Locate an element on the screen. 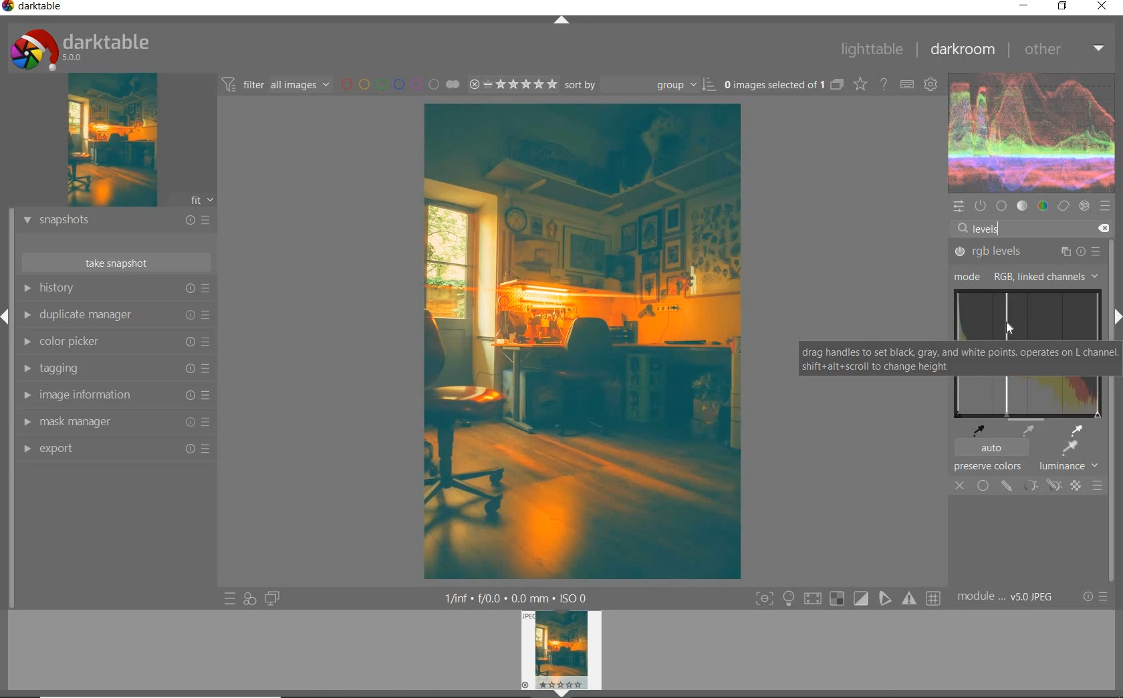  system logo is located at coordinates (77, 49).